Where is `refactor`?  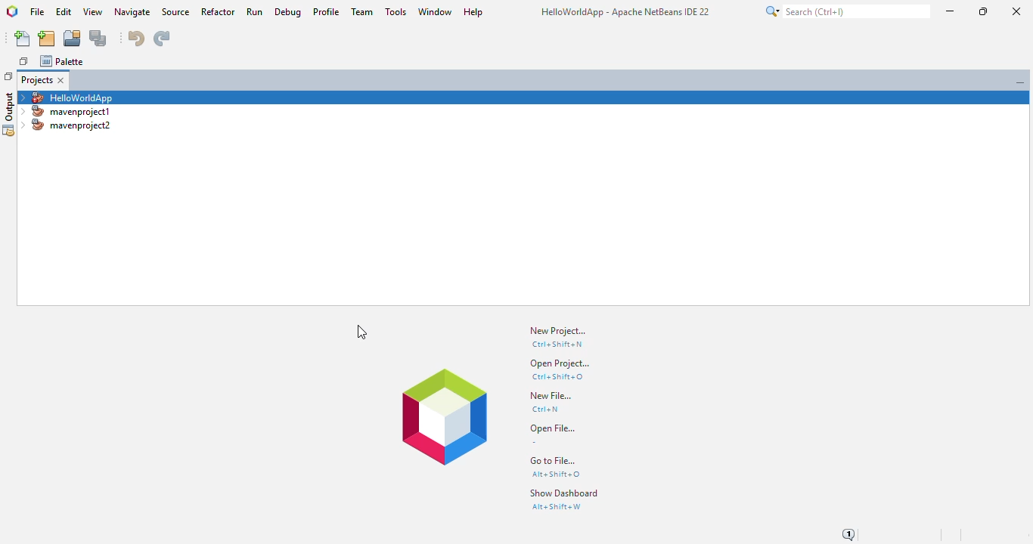
refactor is located at coordinates (219, 12).